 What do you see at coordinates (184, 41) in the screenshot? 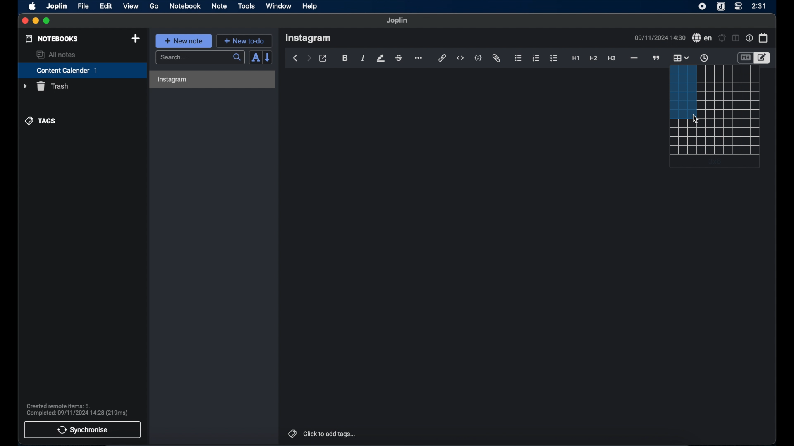
I see `new note` at bounding box center [184, 41].